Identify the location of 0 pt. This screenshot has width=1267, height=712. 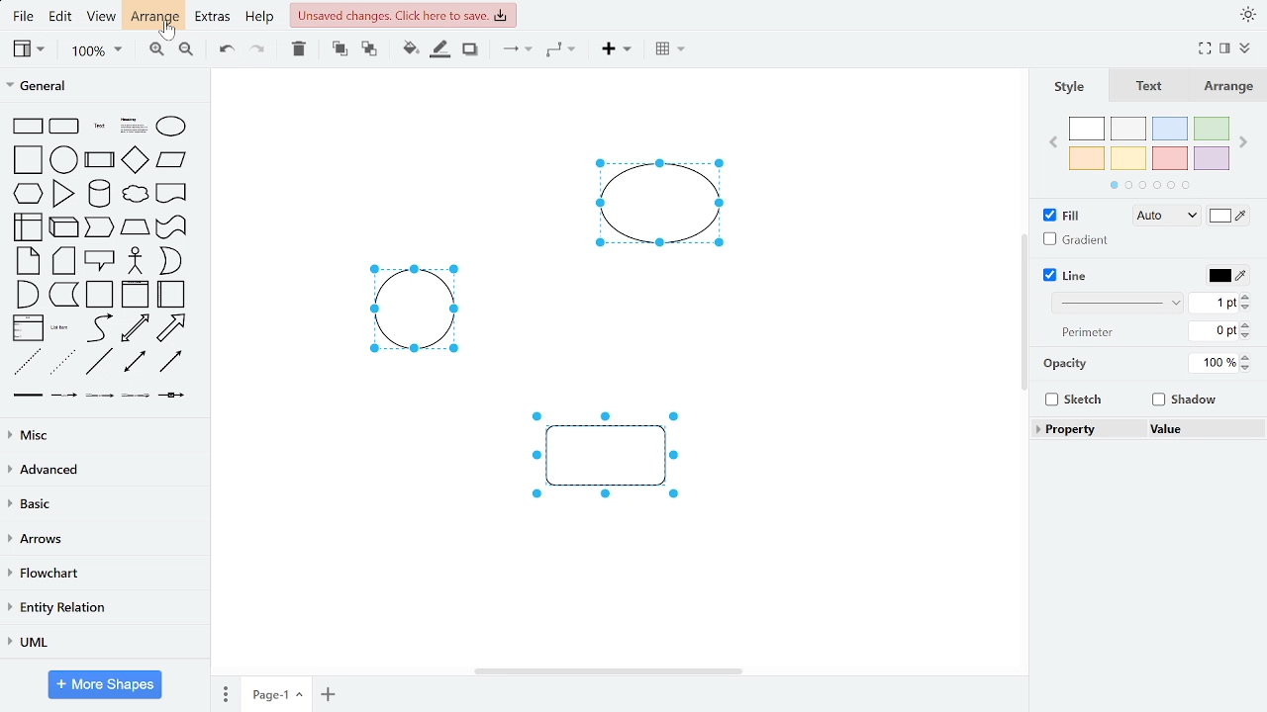
(1216, 330).